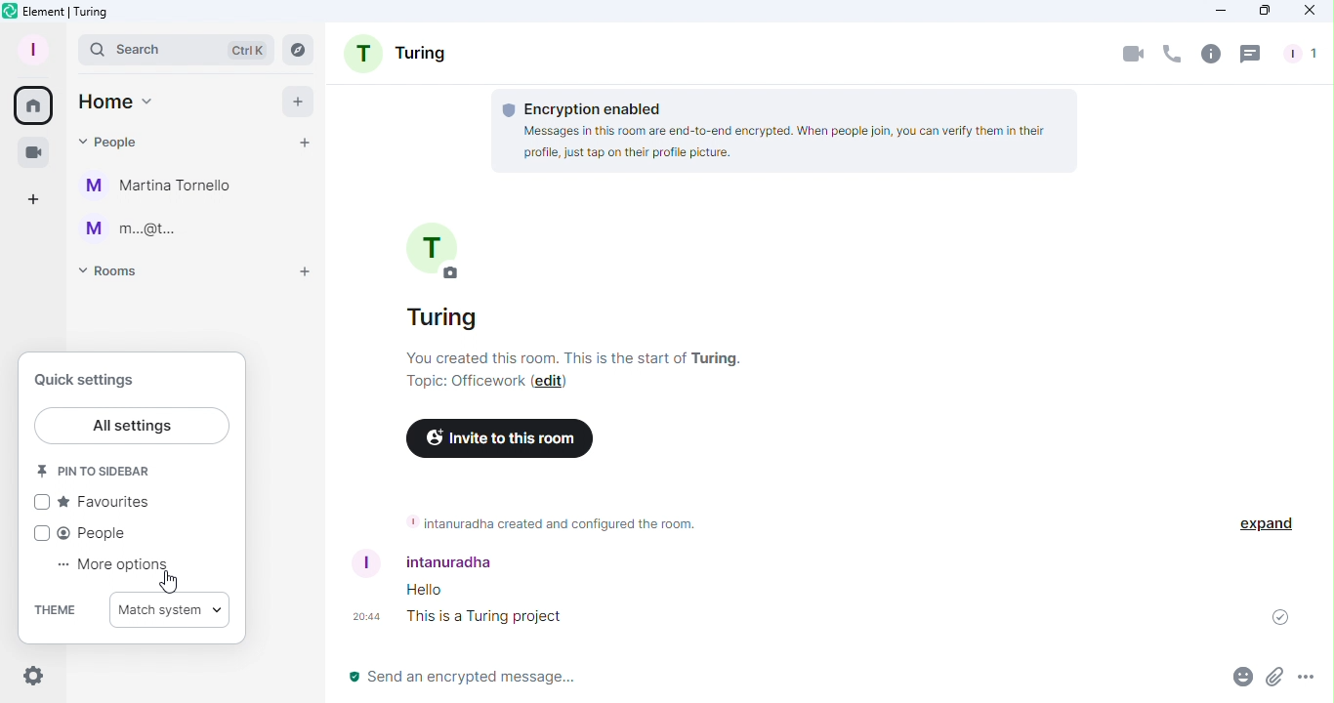 The image size is (1334, 703). What do you see at coordinates (440, 276) in the screenshot?
I see `Room name` at bounding box center [440, 276].